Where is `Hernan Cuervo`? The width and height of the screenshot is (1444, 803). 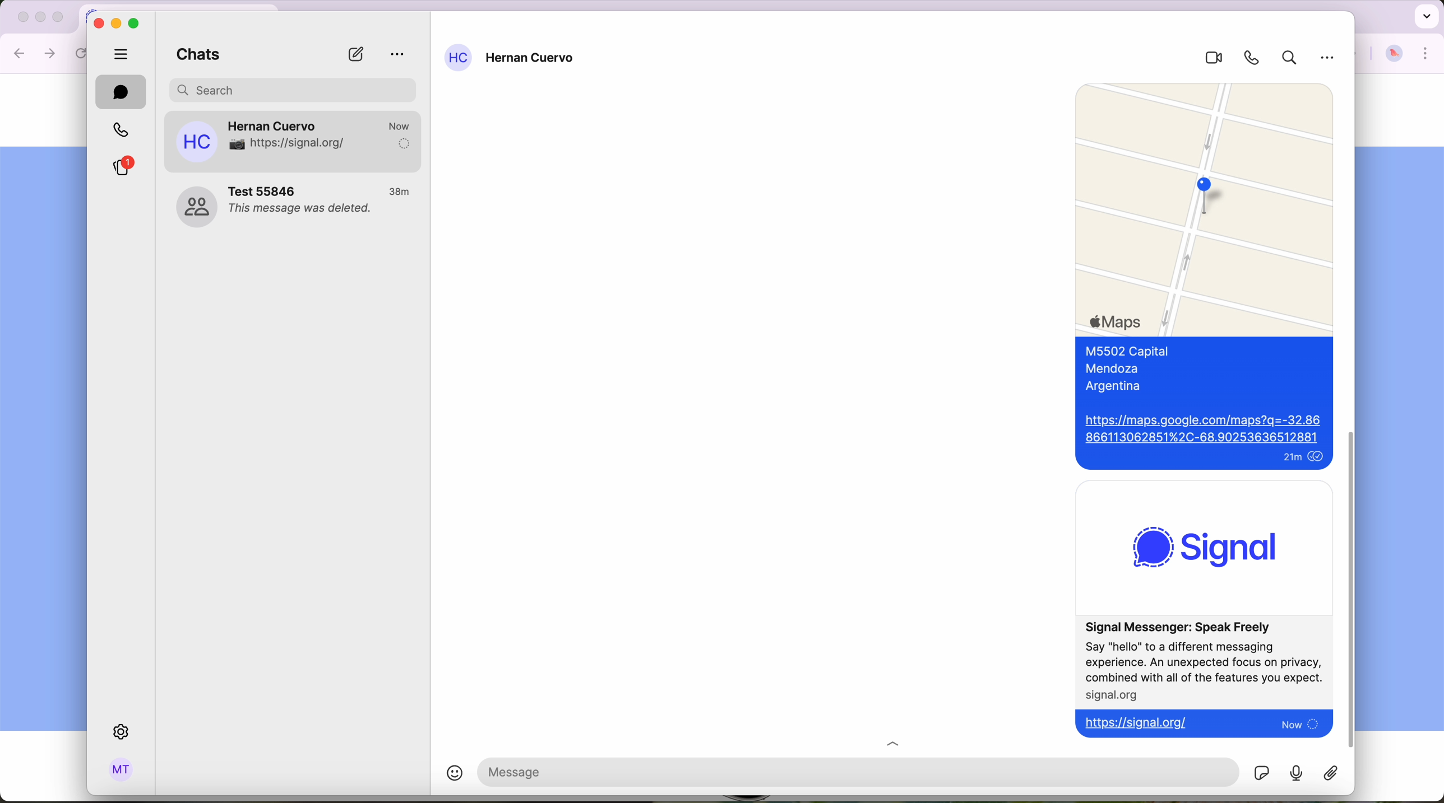 Hernan Cuervo is located at coordinates (274, 123).